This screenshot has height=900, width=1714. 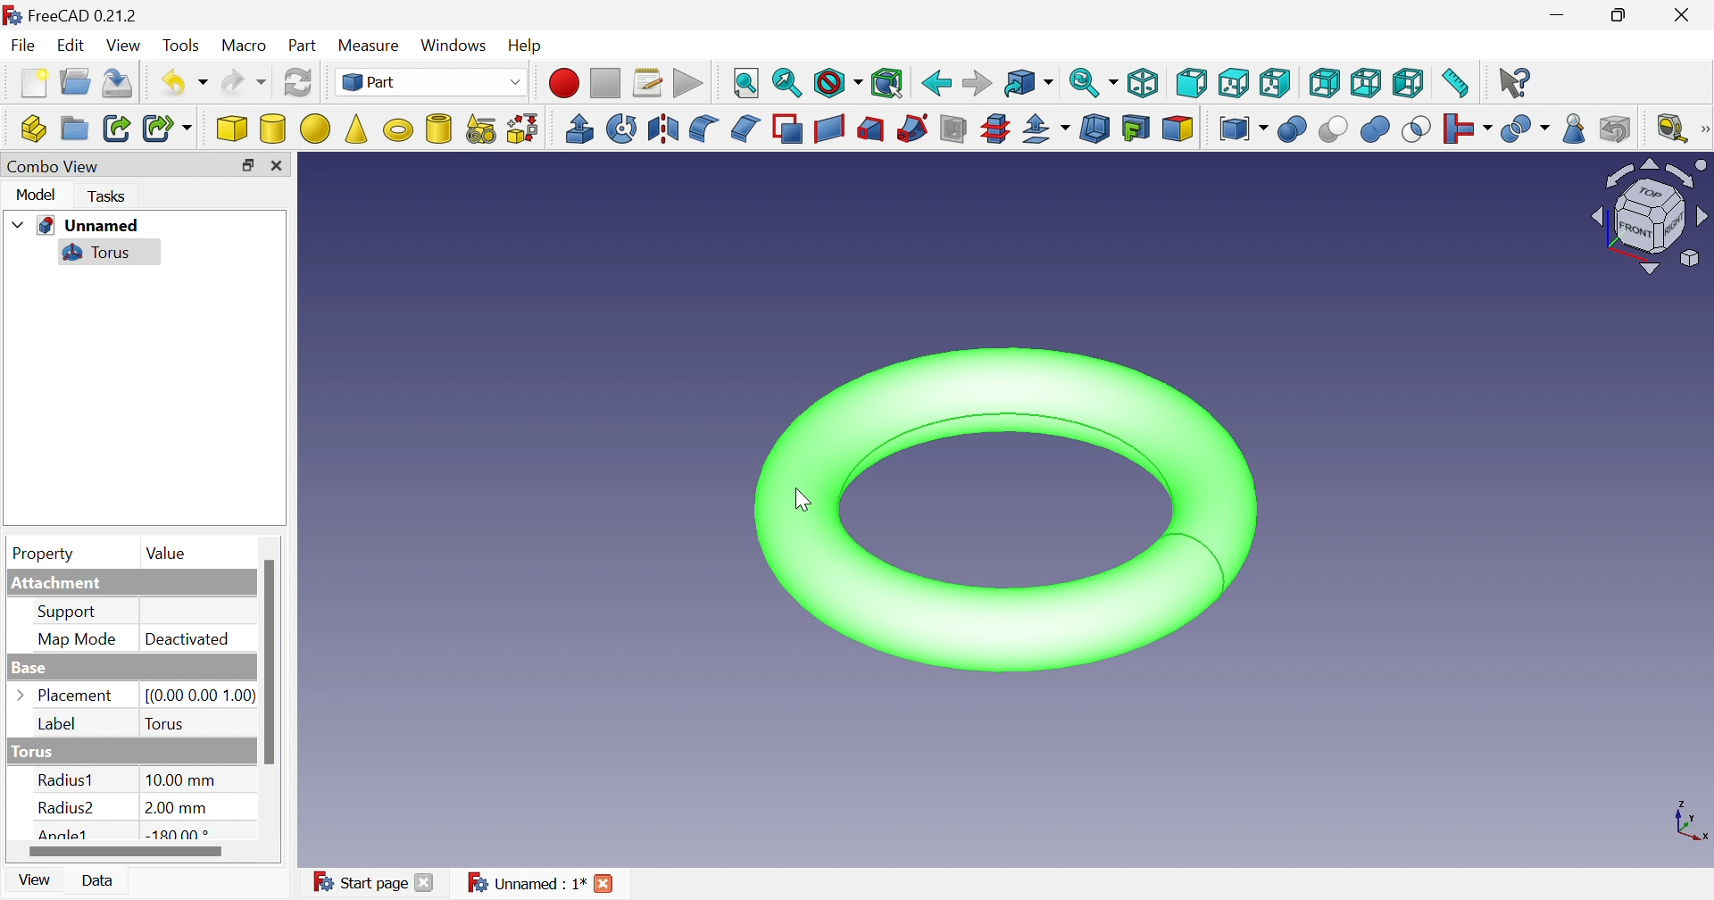 I want to click on Windows, so click(x=453, y=47).